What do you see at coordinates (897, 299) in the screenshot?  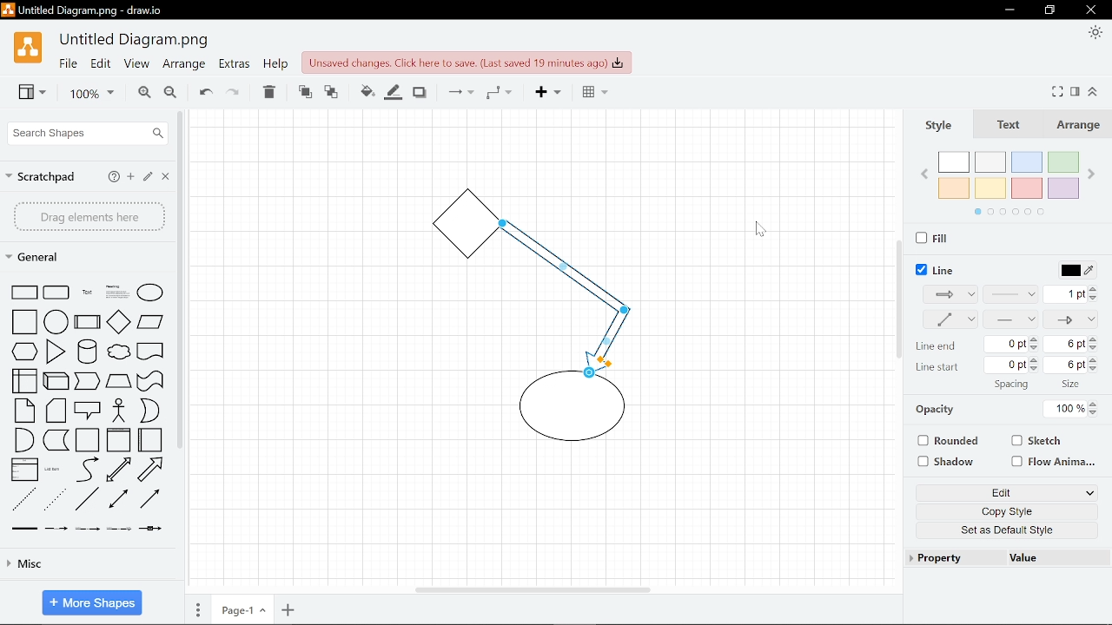 I see `scroll bar` at bounding box center [897, 299].